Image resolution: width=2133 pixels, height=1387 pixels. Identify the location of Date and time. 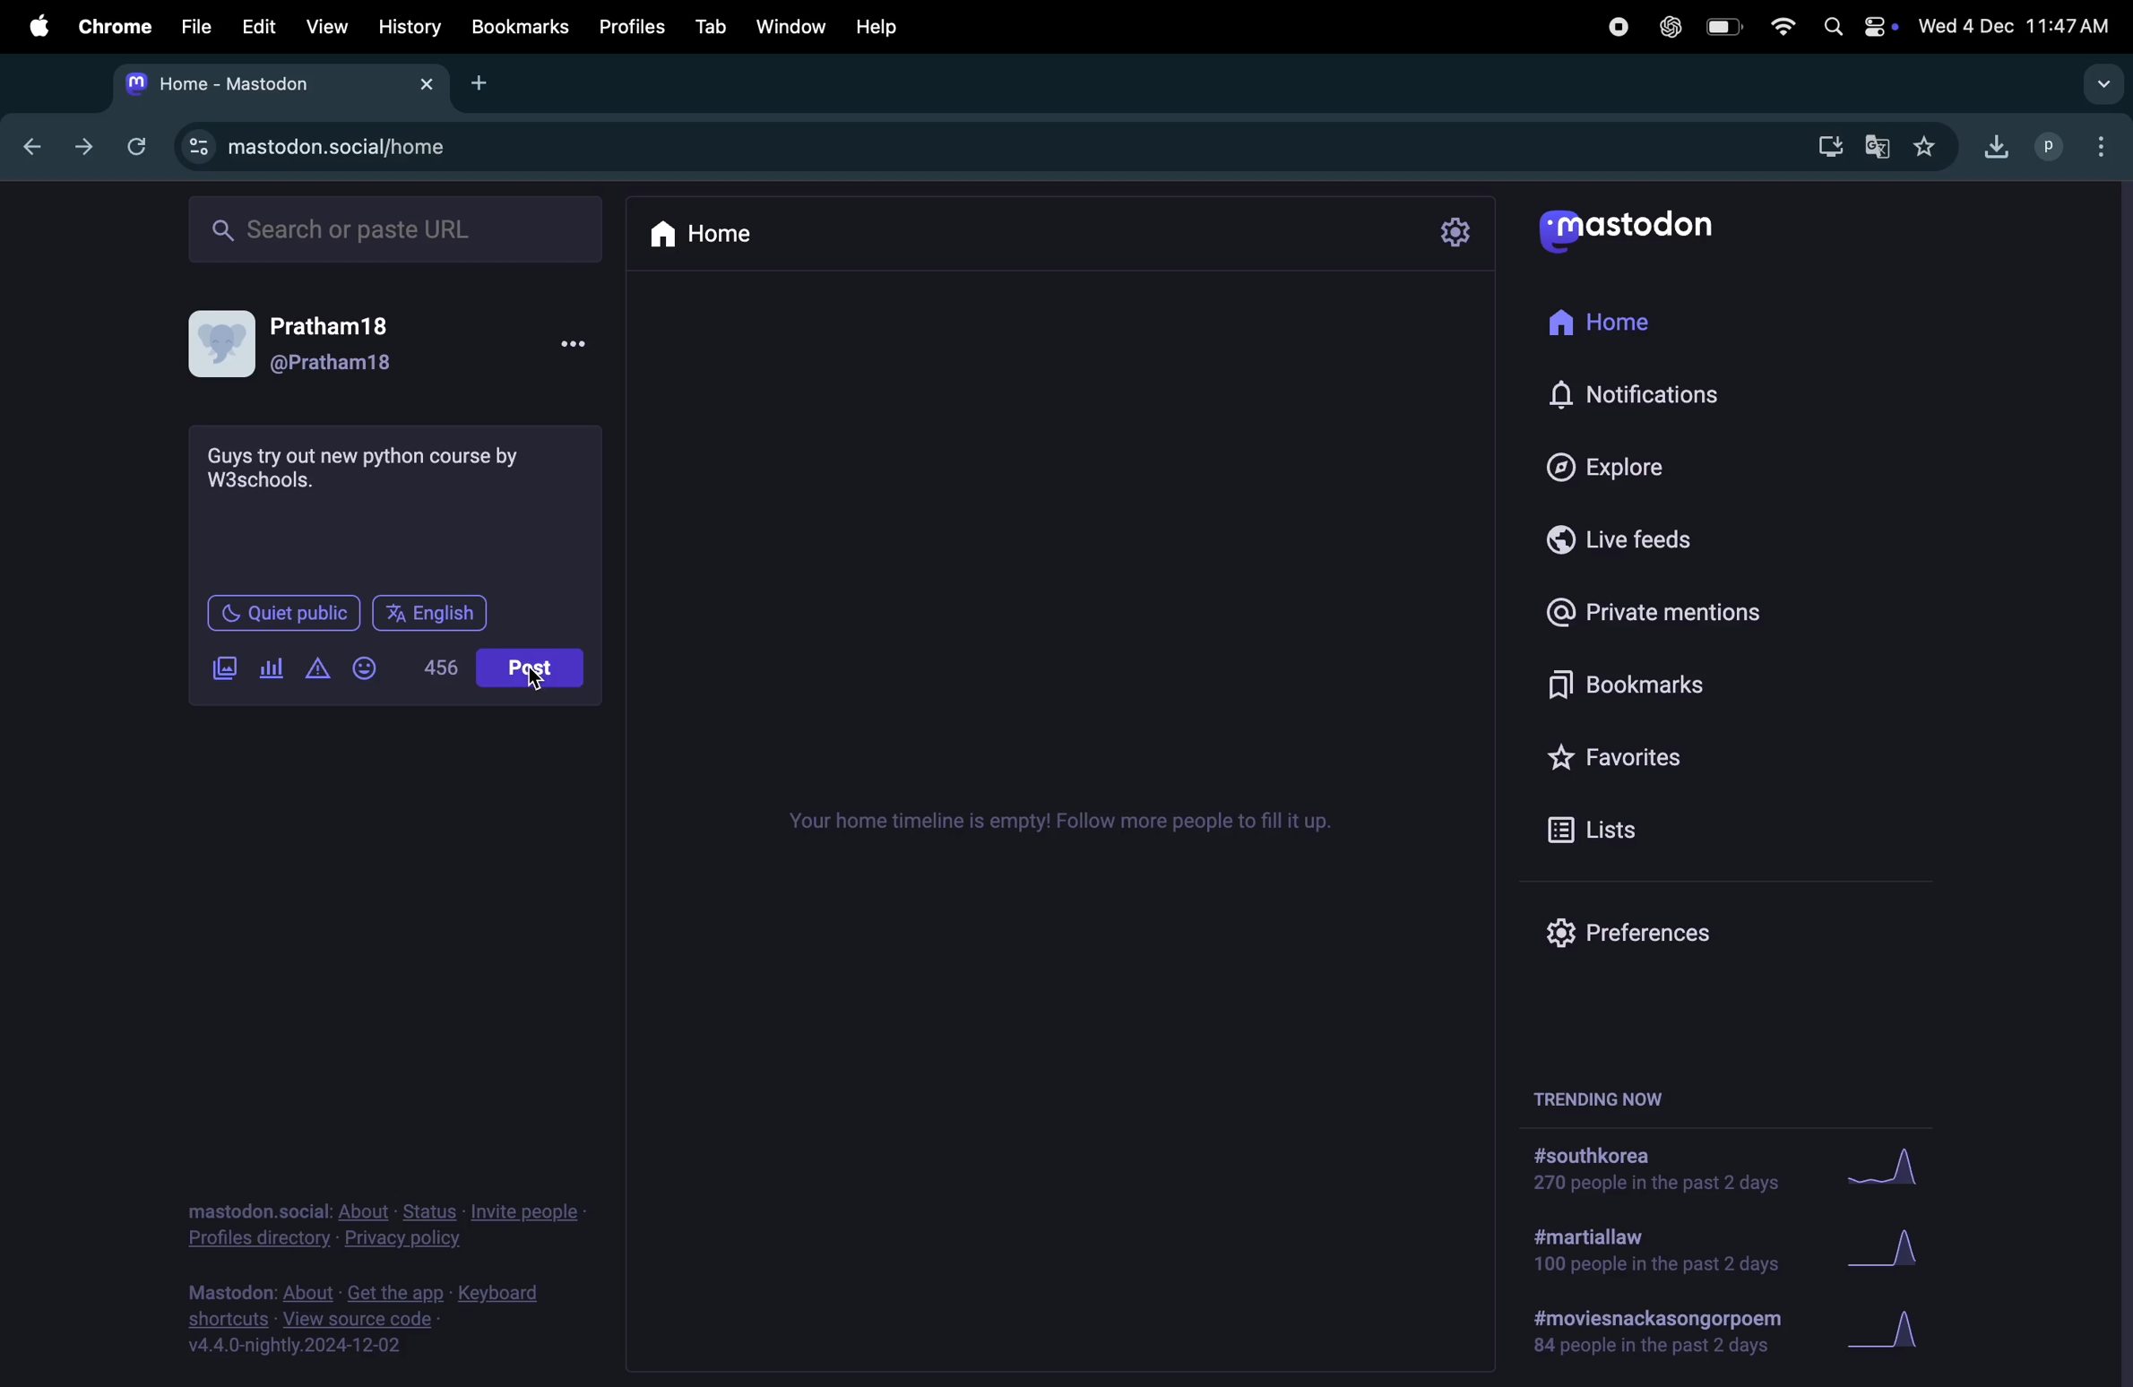
(2016, 22).